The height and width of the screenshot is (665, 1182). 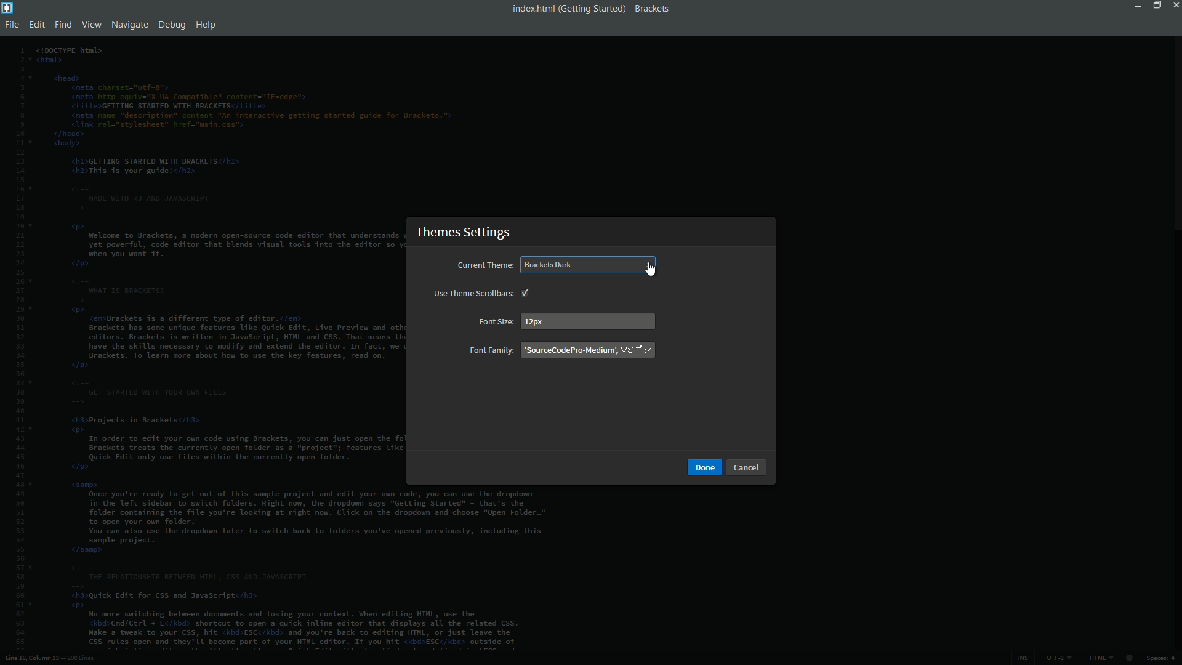 What do you see at coordinates (592, 9) in the screenshot?
I see `getting started` at bounding box center [592, 9].